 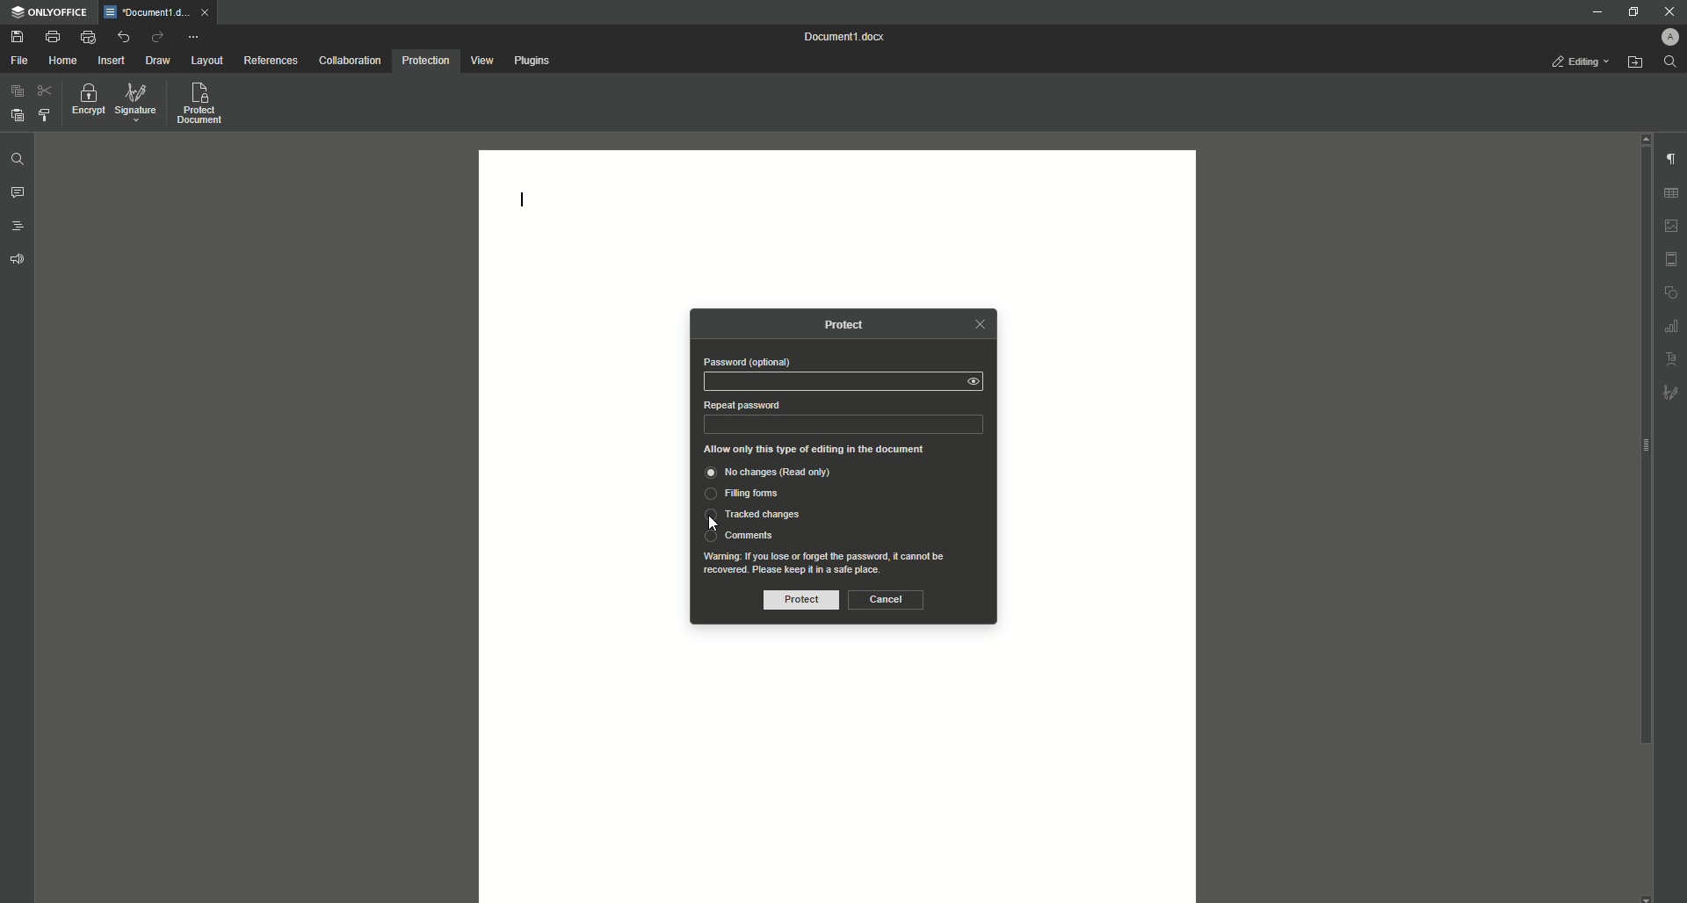 What do you see at coordinates (974, 380) in the screenshot?
I see `View Password` at bounding box center [974, 380].